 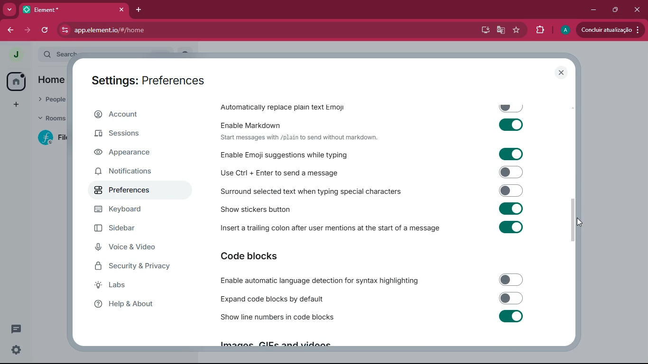 I want to click on messages, so click(x=18, y=329).